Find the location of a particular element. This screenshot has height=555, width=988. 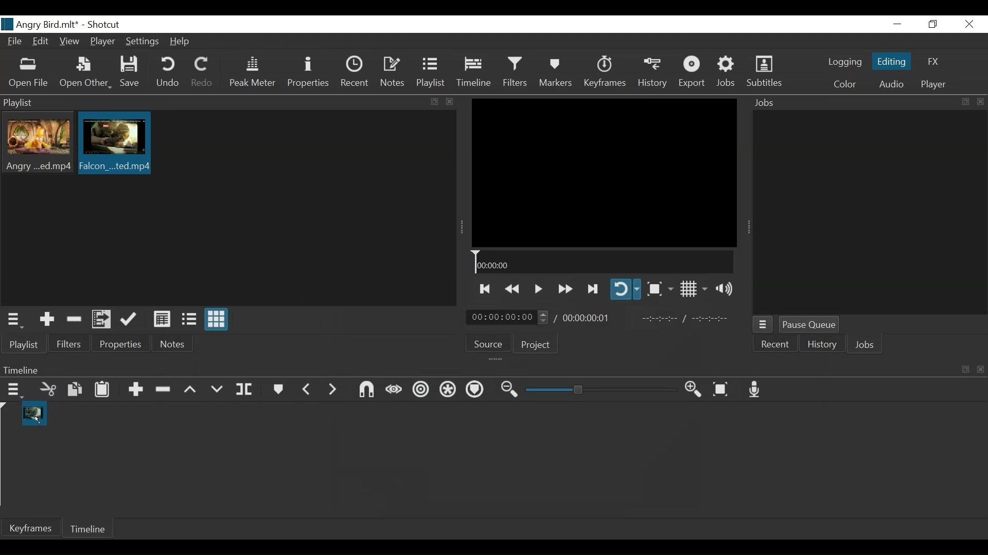

Timeline is located at coordinates (84, 530).